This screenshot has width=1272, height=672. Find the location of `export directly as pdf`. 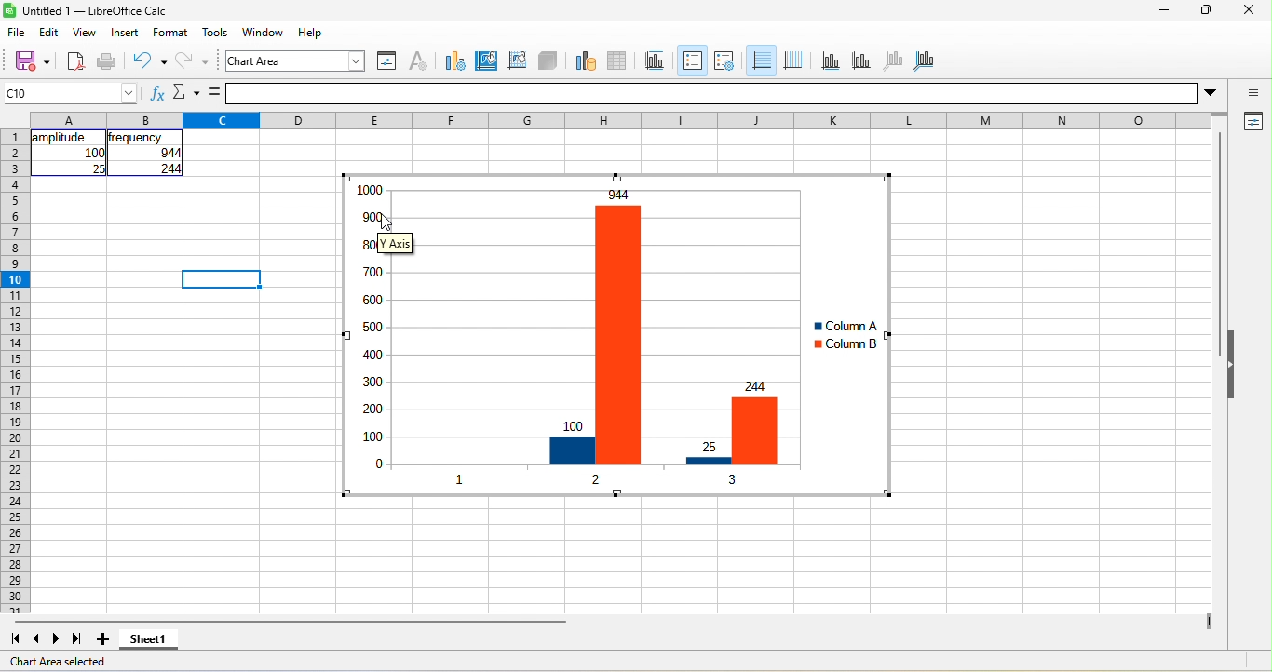

export directly as pdf is located at coordinates (75, 62).